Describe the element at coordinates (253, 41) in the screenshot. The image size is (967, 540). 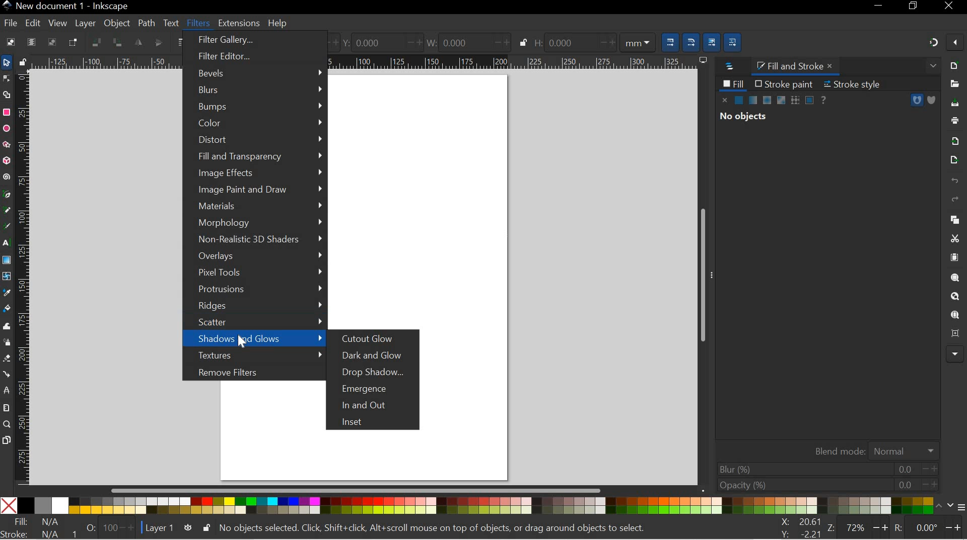
I see `FILTER GALLERY` at that location.